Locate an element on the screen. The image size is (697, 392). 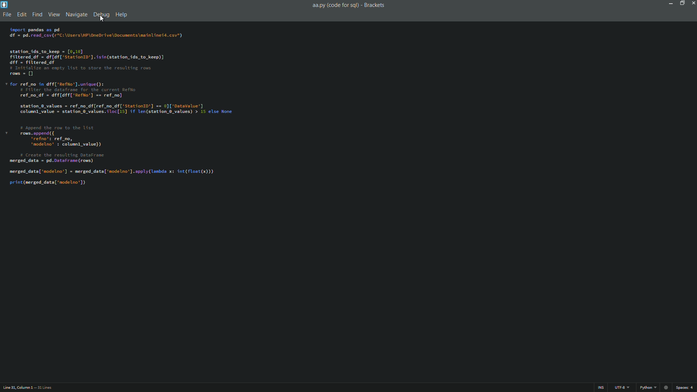
Code is located at coordinates (121, 107).